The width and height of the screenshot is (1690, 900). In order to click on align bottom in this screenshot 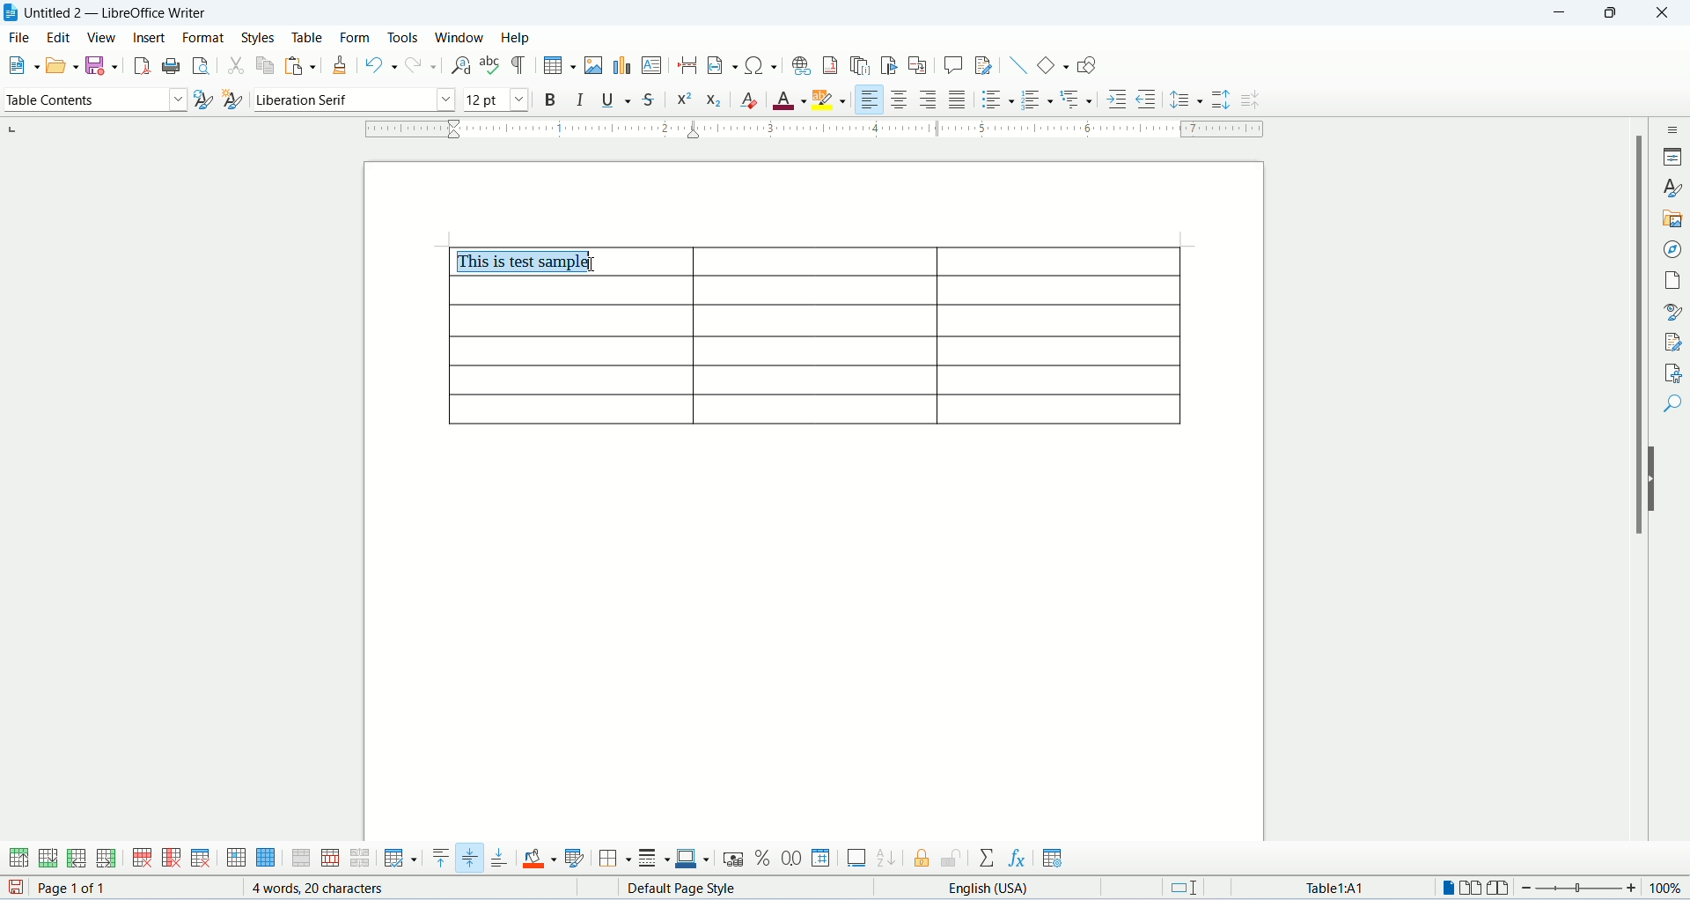, I will do `click(499, 858)`.